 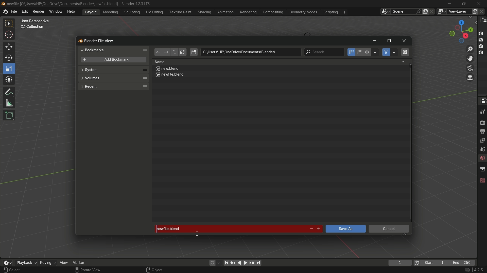 What do you see at coordinates (482, 140) in the screenshot?
I see `view layer` at bounding box center [482, 140].